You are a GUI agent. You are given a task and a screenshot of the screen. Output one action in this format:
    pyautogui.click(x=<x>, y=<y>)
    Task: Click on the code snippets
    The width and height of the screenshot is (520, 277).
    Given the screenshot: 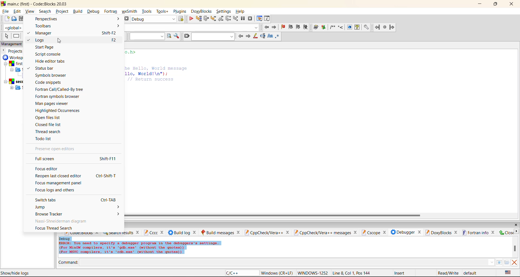 What is the action you would take?
    pyautogui.click(x=49, y=82)
    